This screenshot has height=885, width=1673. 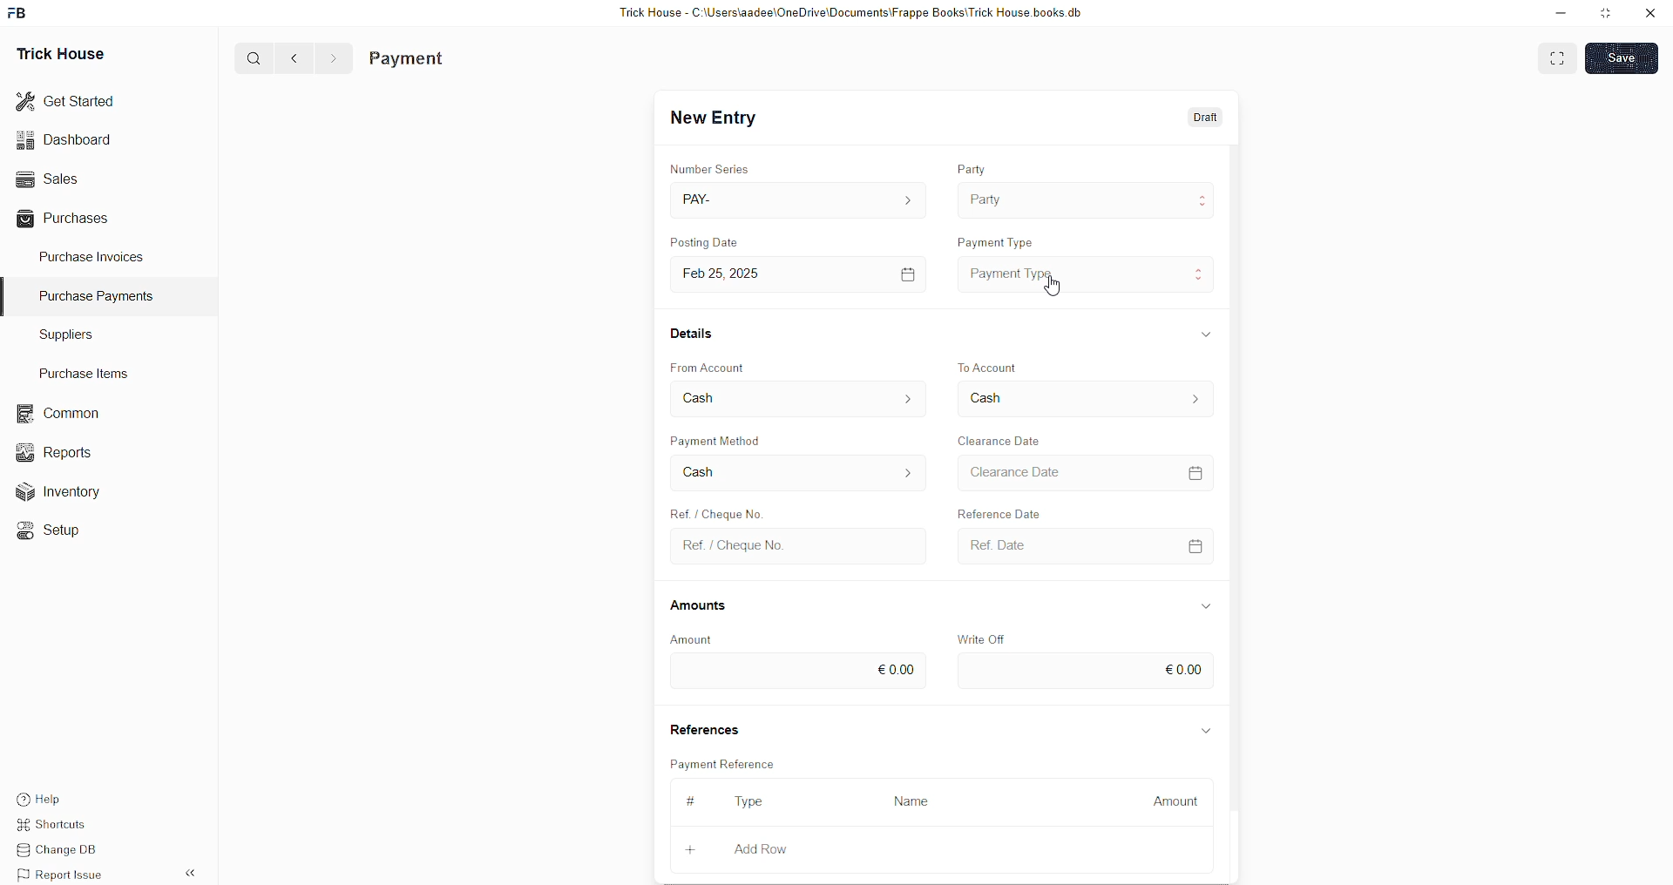 What do you see at coordinates (692, 638) in the screenshot?
I see `Amount` at bounding box center [692, 638].